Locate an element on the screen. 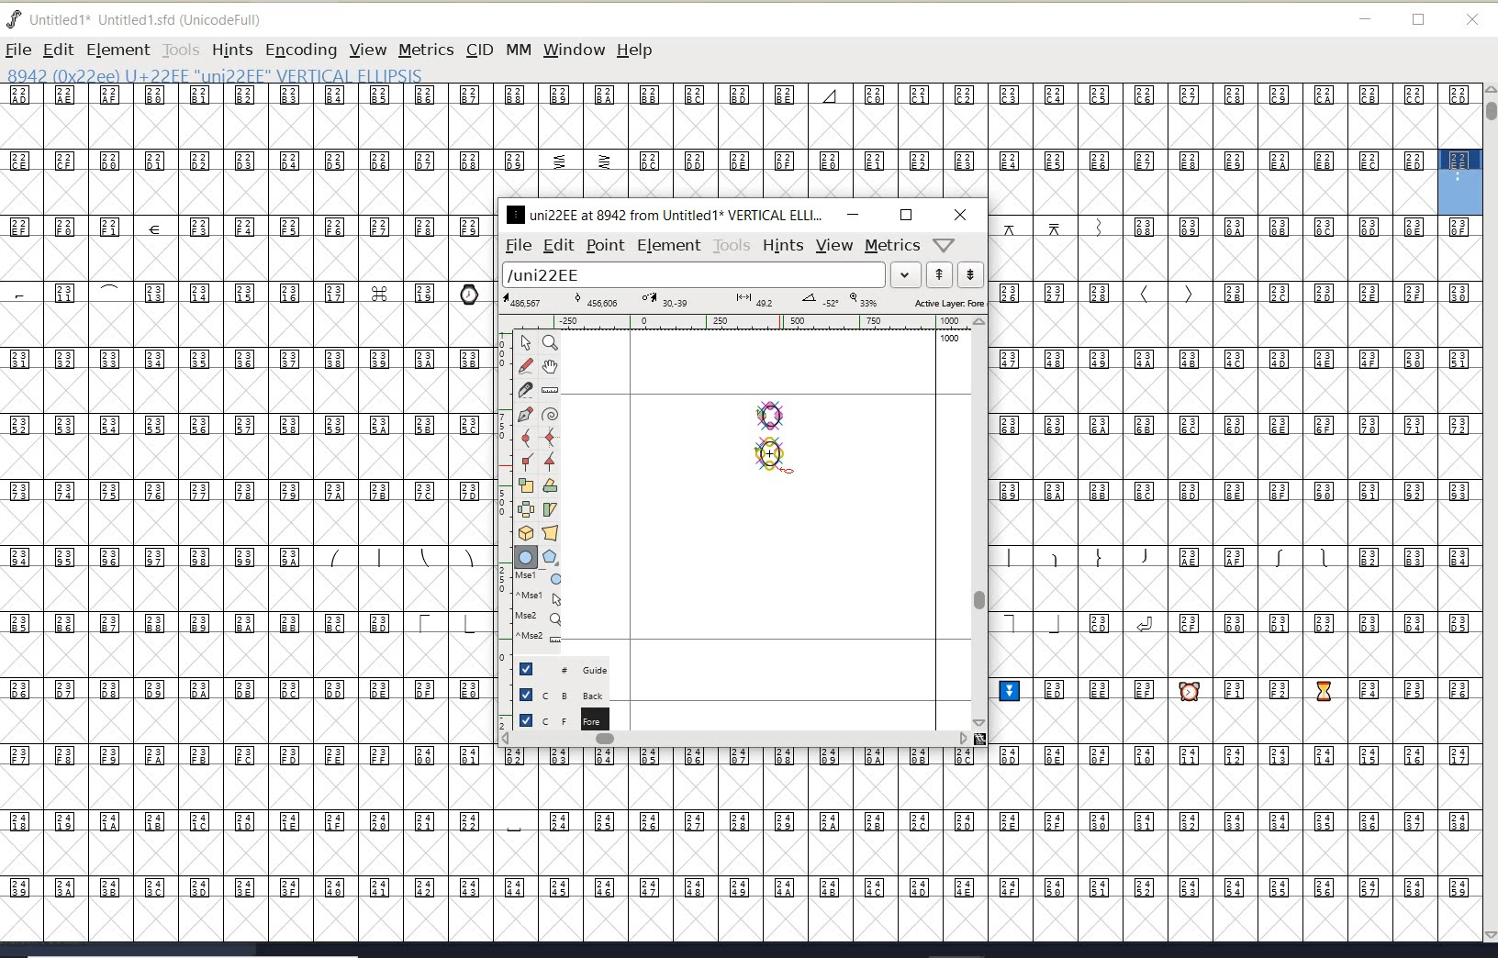 The height and width of the screenshot is (958, 1498). a vertical ellipsis creation is located at coordinates (775, 452).